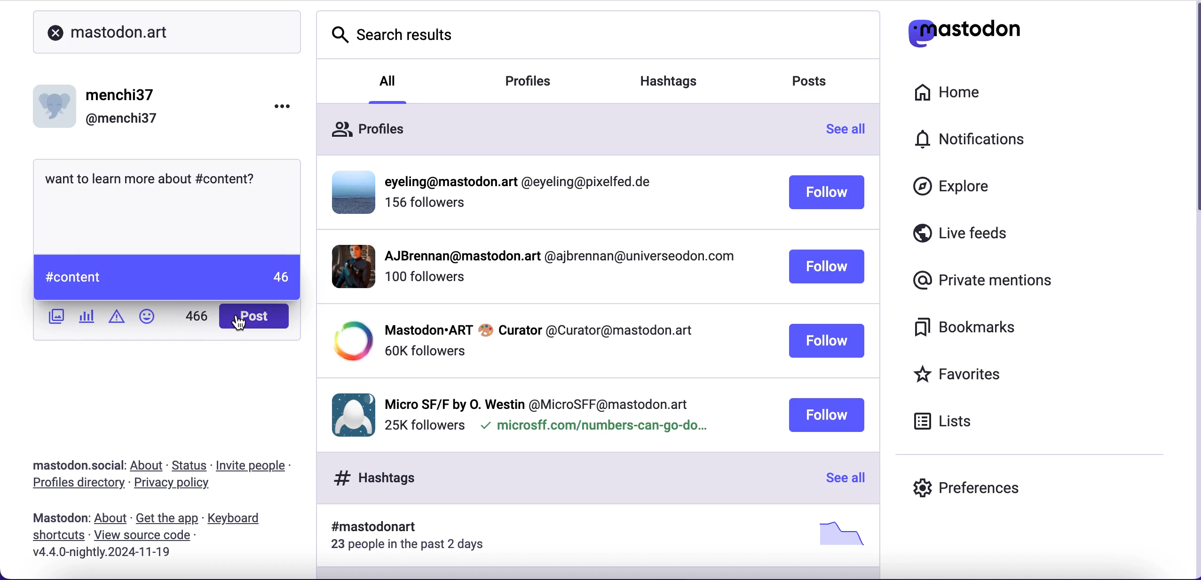 This screenshot has width=1201, height=580. I want to click on @menchi37, so click(122, 119).